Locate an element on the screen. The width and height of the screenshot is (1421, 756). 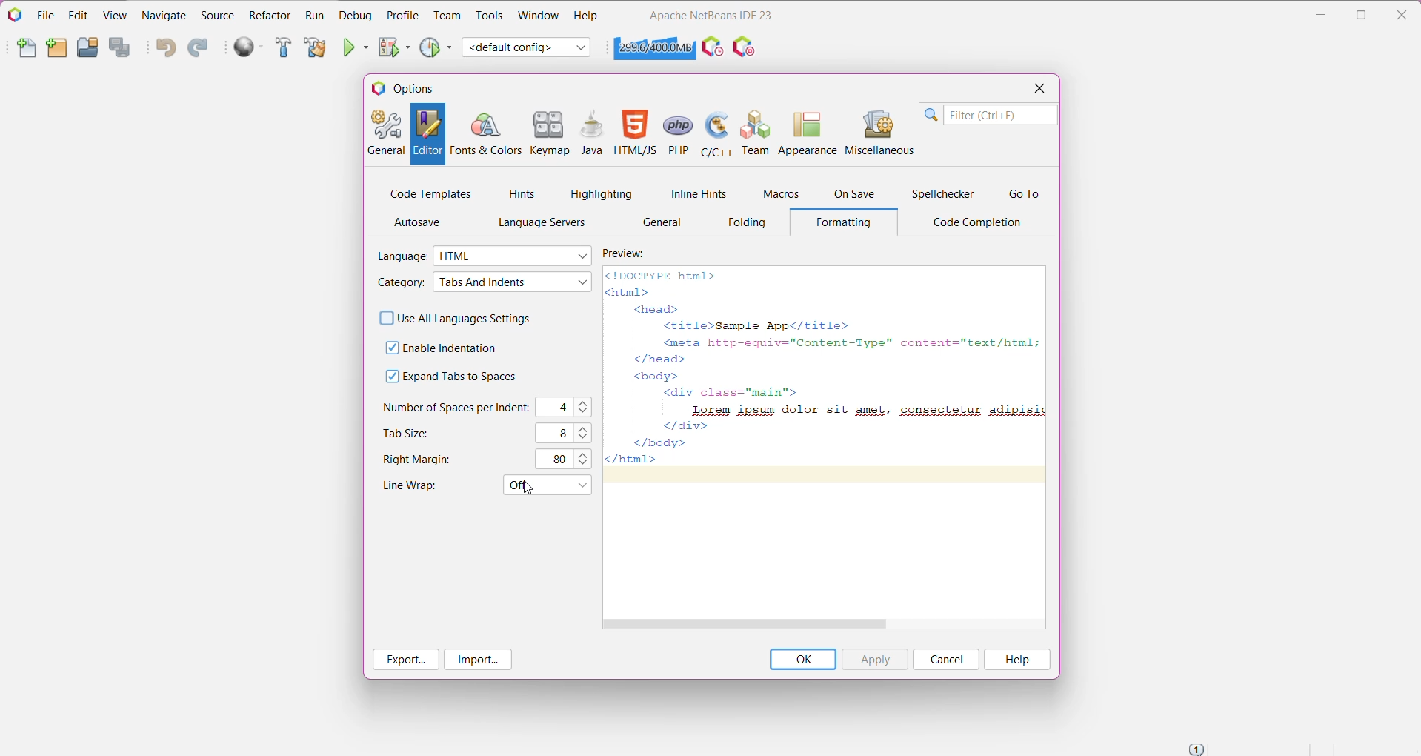
Code Templates is located at coordinates (430, 193).